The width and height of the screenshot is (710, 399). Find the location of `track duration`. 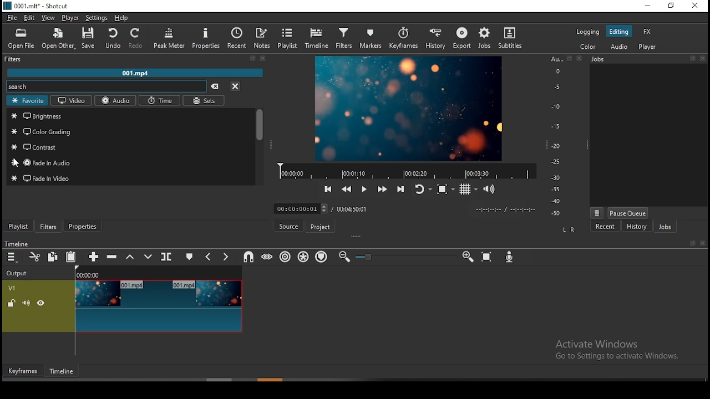

track duration is located at coordinates (352, 209).